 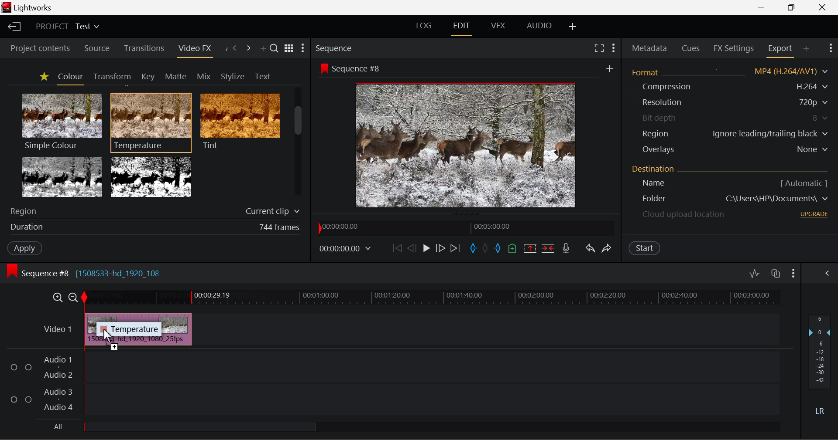 What do you see at coordinates (97, 50) in the screenshot?
I see `Source` at bounding box center [97, 50].